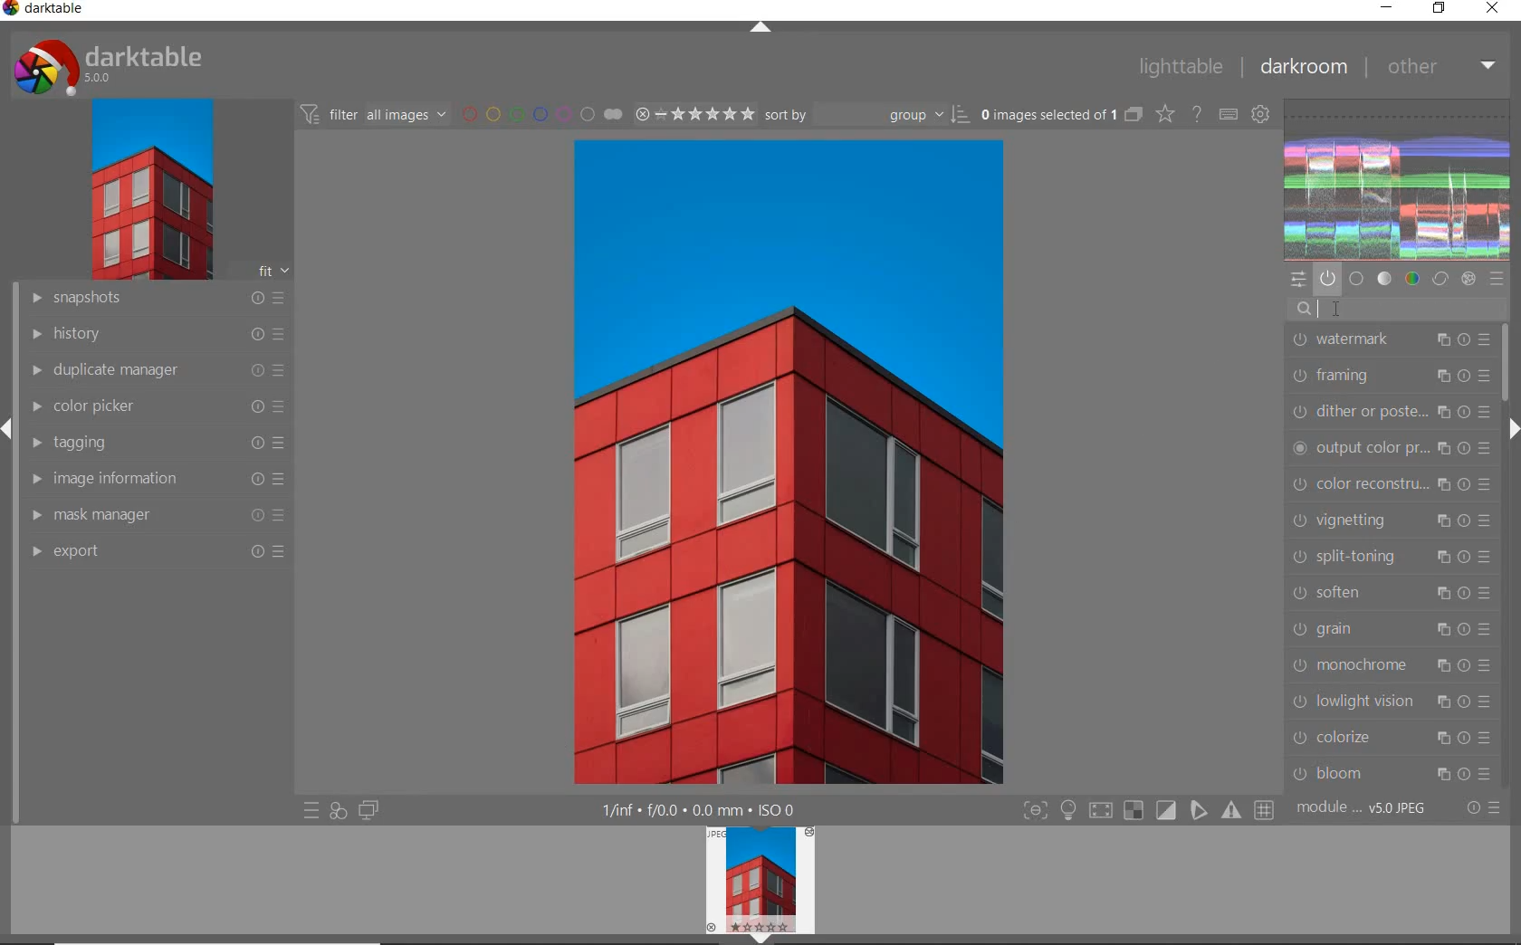 This screenshot has width=1521, height=945. What do you see at coordinates (53, 12) in the screenshot?
I see `darktable` at bounding box center [53, 12].